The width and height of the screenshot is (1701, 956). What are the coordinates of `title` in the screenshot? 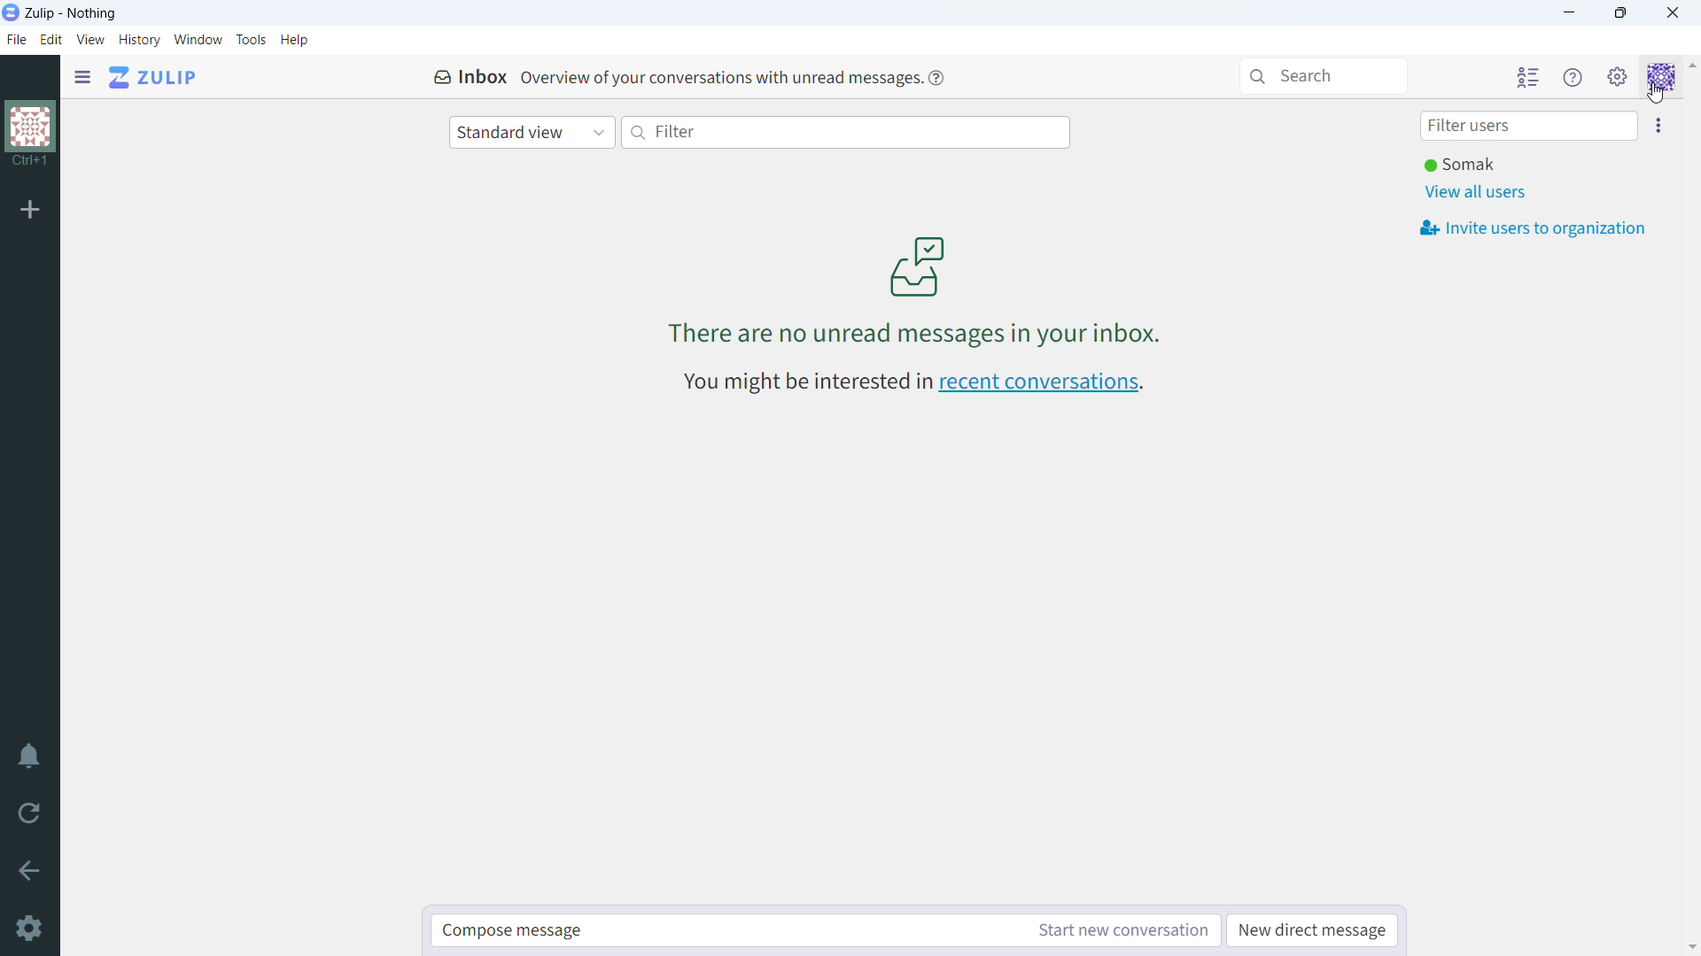 It's located at (72, 13).